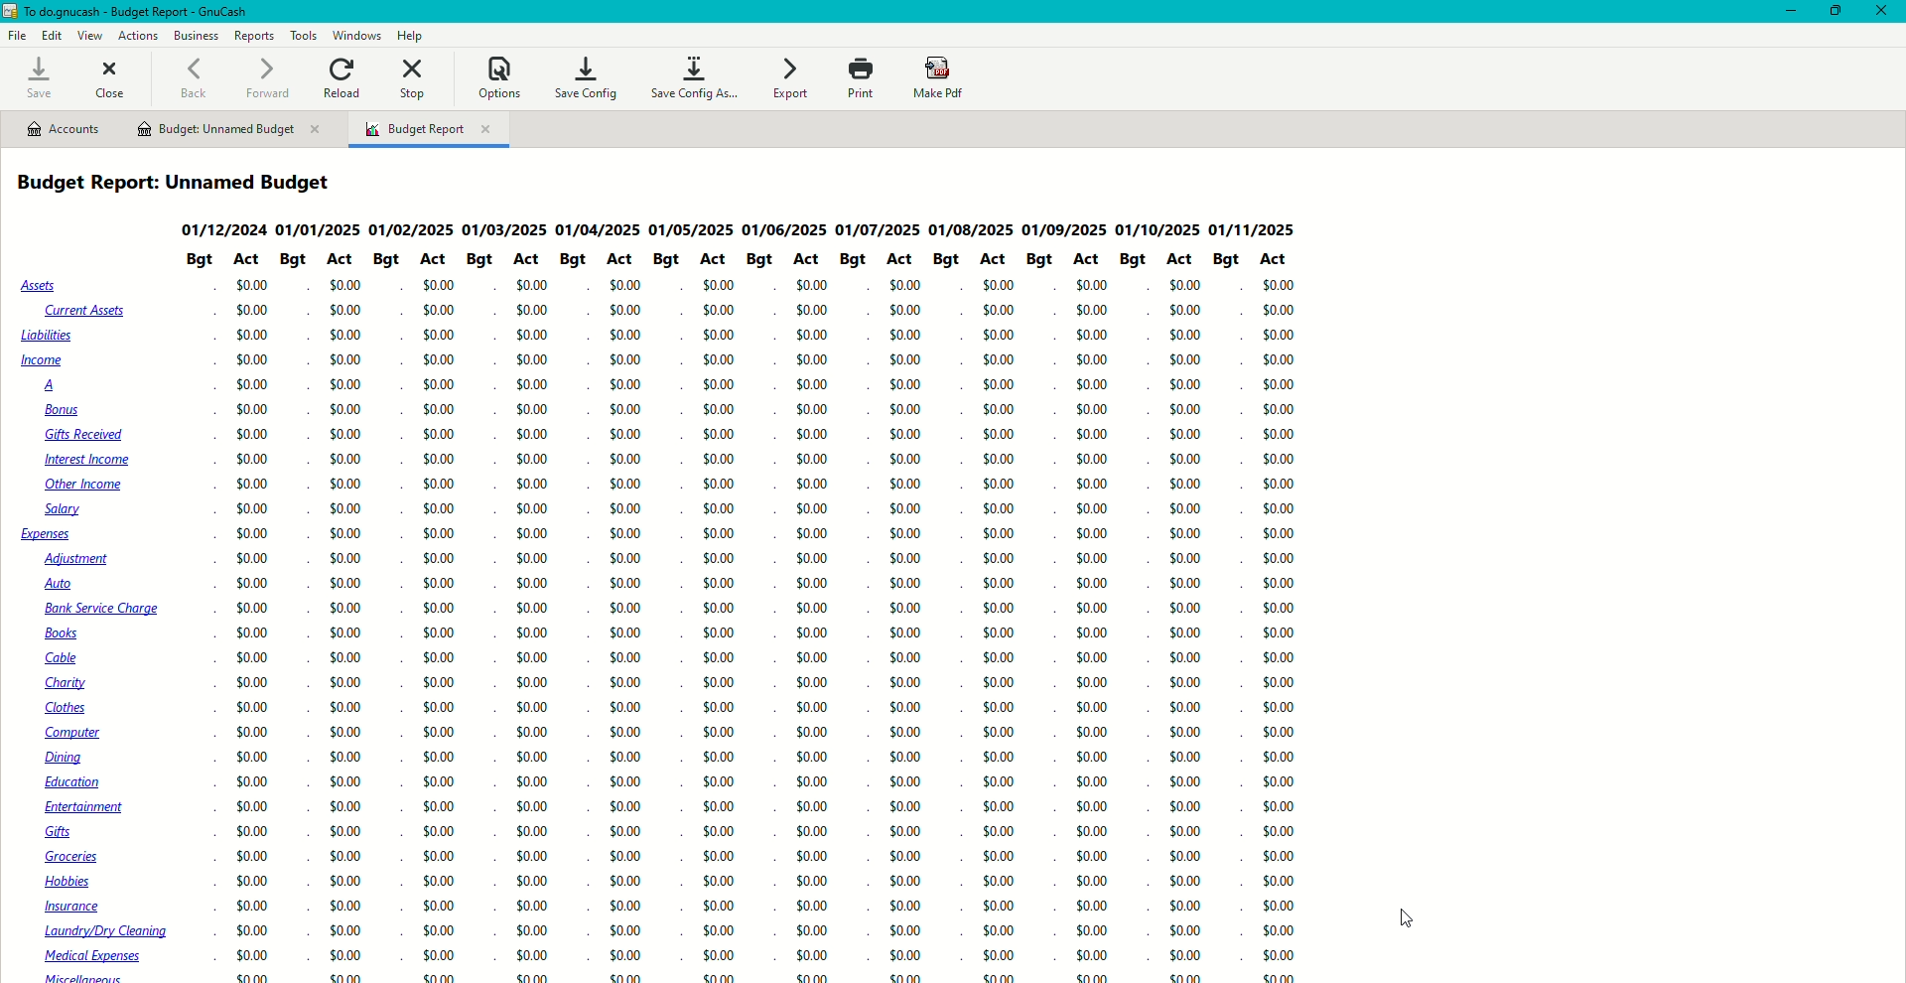 The height and width of the screenshot is (983, 1906). What do you see at coordinates (1784, 11) in the screenshot?
I see `Minimize` at bounding box center [1784, 11].